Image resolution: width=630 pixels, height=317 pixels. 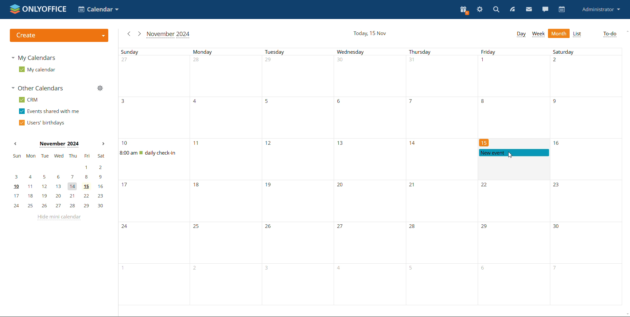 I want to click on week view, so click(x=538, y=34).